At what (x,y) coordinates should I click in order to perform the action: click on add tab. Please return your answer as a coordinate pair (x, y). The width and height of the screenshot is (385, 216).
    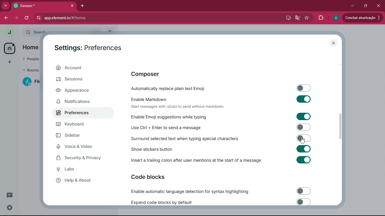
    Looking at the image, I should click on (83, 6).